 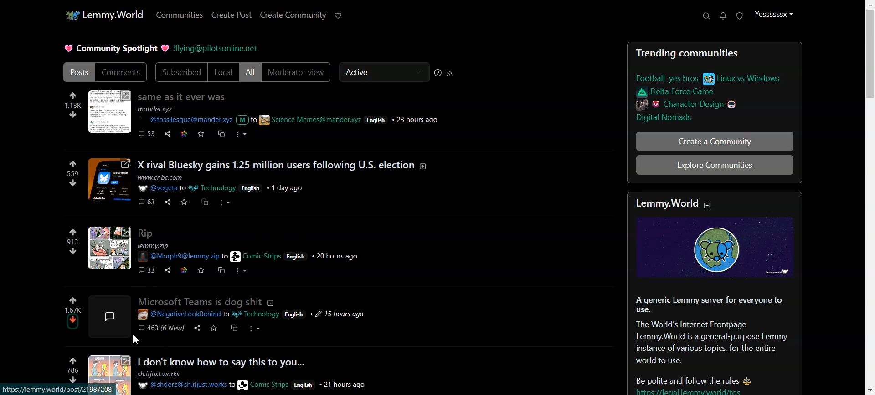 I want to click on Support Lemmy, so click(x=338, y=15).